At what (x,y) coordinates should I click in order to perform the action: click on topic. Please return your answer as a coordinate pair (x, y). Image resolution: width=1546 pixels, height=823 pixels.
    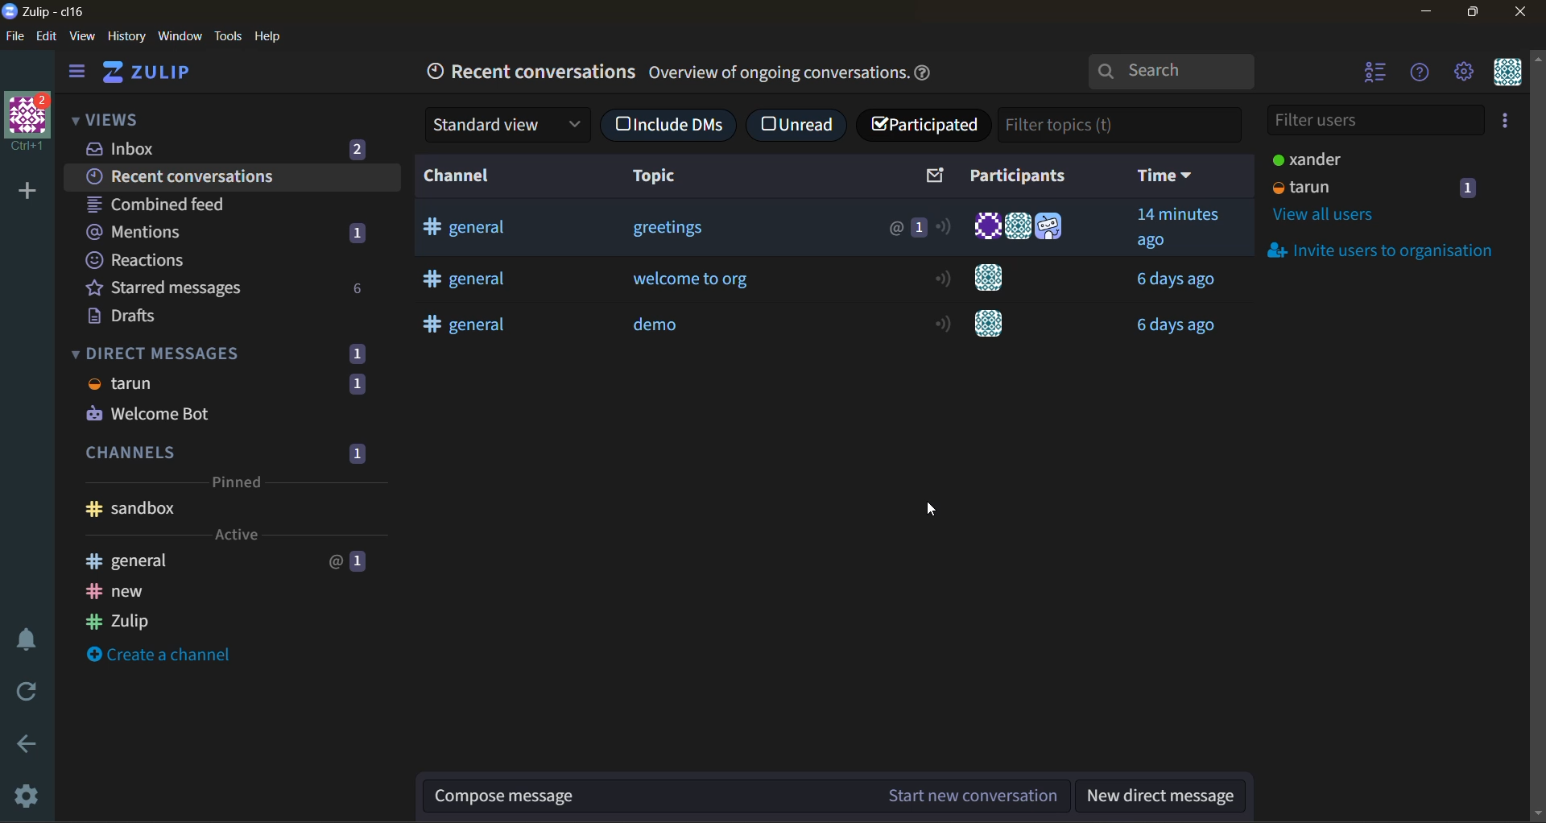
    Looking at the image, I should click on (657, 176).